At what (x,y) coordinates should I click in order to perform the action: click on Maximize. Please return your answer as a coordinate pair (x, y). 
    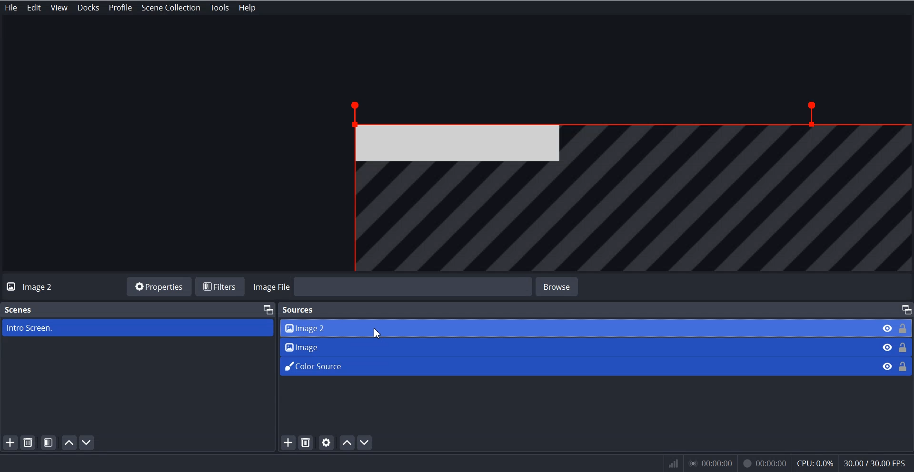
    Looking at the image, I should click on (905, 310).